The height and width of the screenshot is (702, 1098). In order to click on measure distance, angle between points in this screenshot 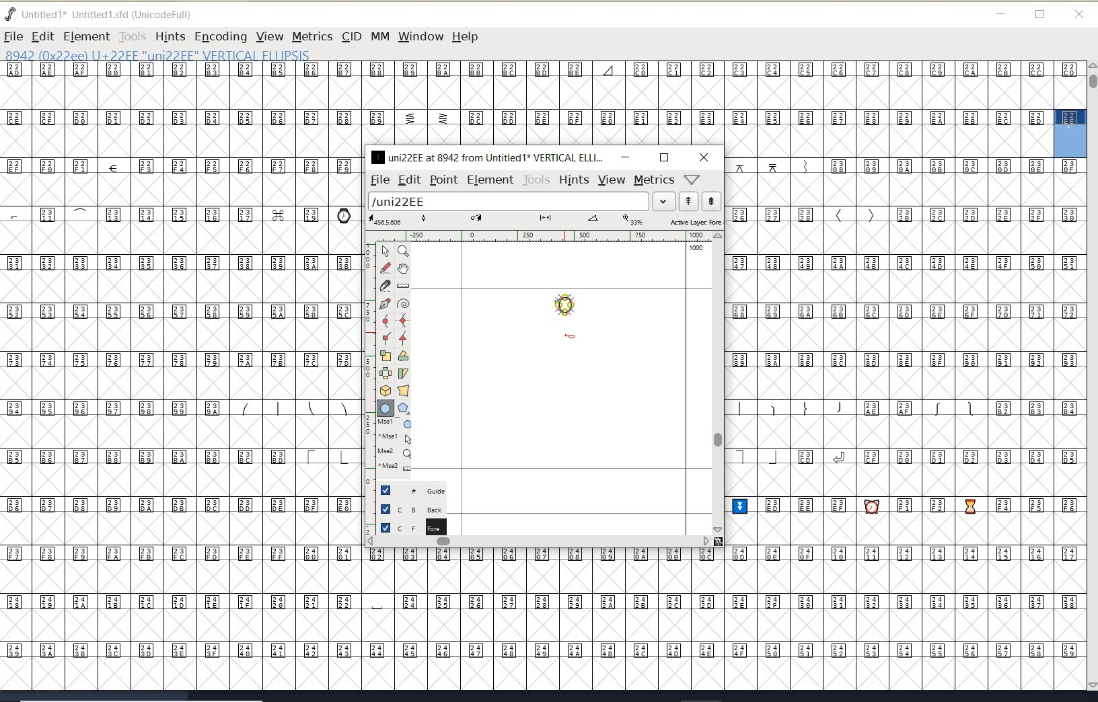, I will do `click(404, 285)`.